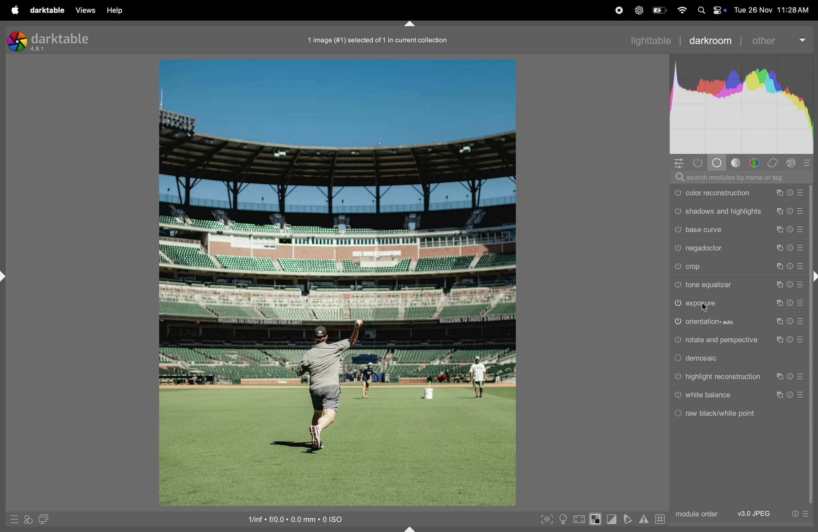  Describe the element at coordinates (808, 162) in the screenshot. I see `presets` at that location.